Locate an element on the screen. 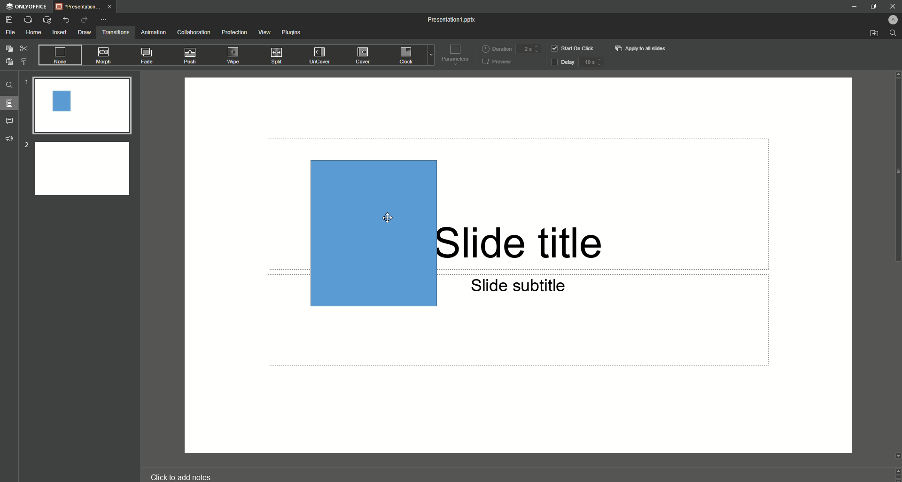 This screenshot has width=902, height=482. Transitions is located at coordinates (116, 32).